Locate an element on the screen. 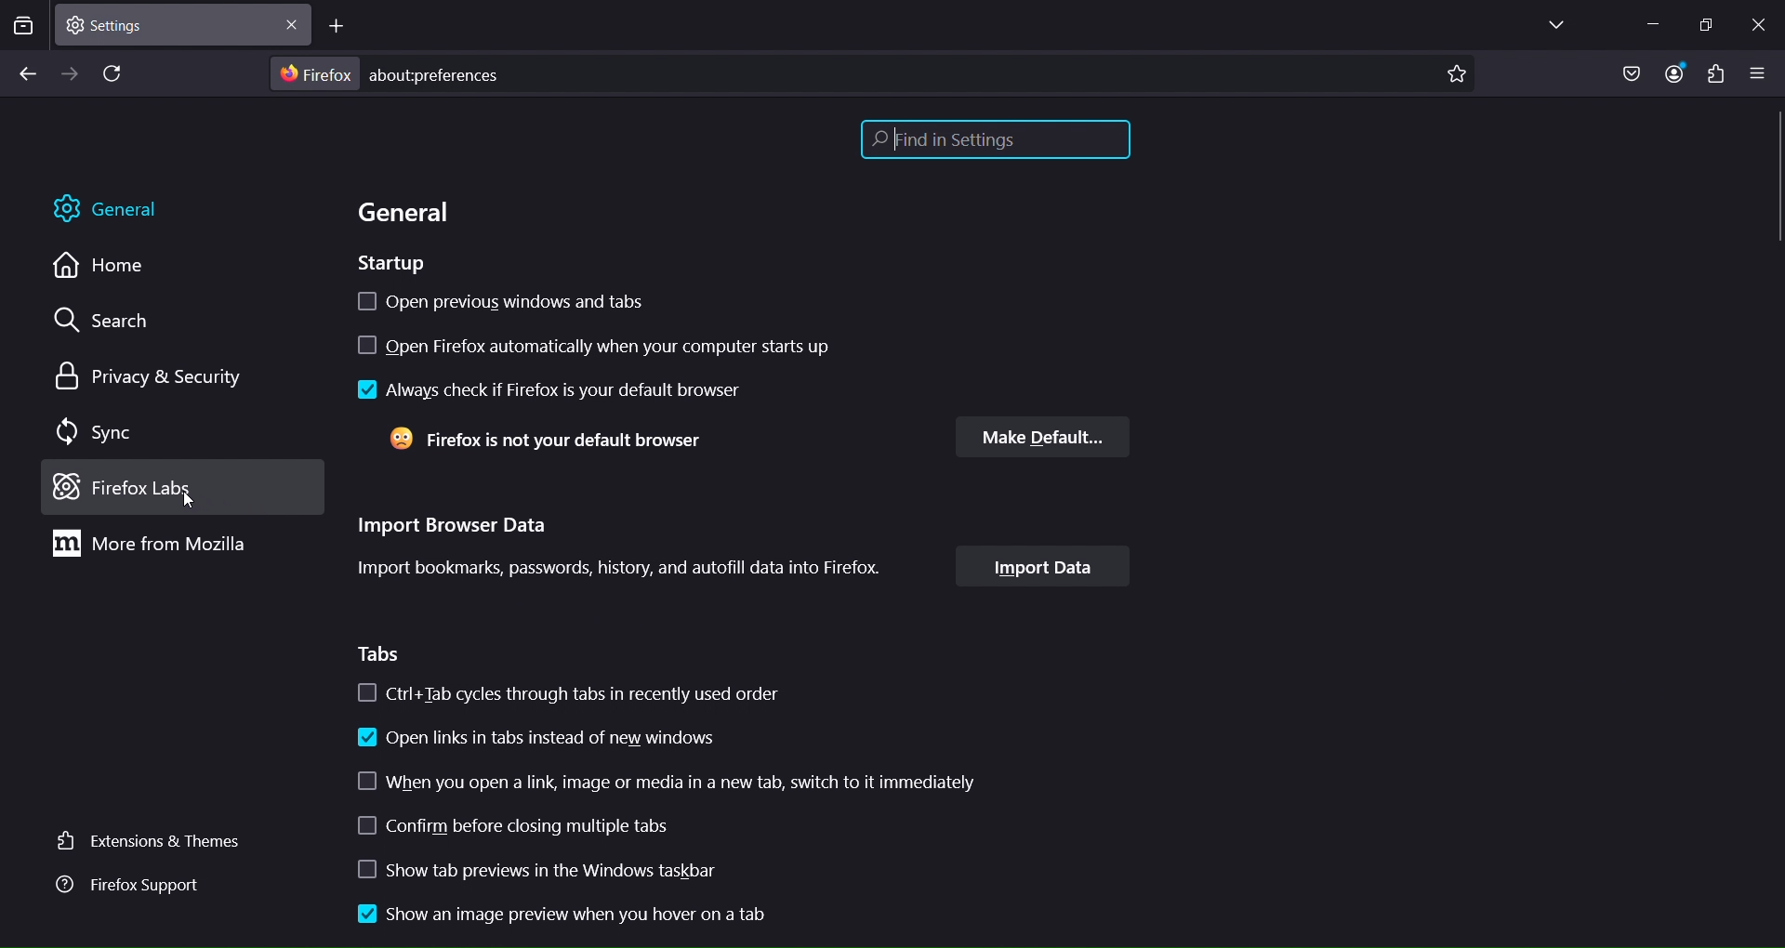  search is located at coordinates (101, 323).